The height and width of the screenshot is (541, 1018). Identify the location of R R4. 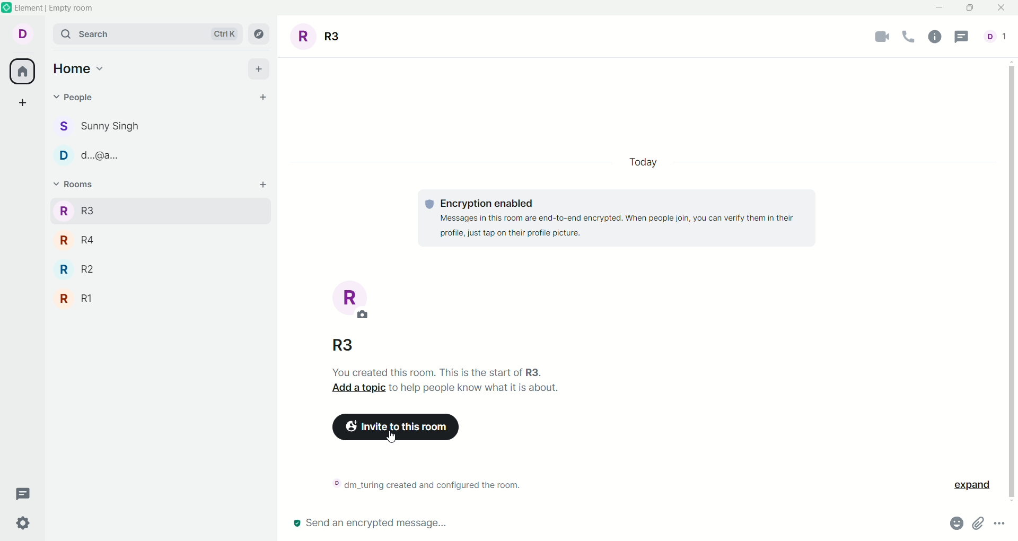
(77, 240).